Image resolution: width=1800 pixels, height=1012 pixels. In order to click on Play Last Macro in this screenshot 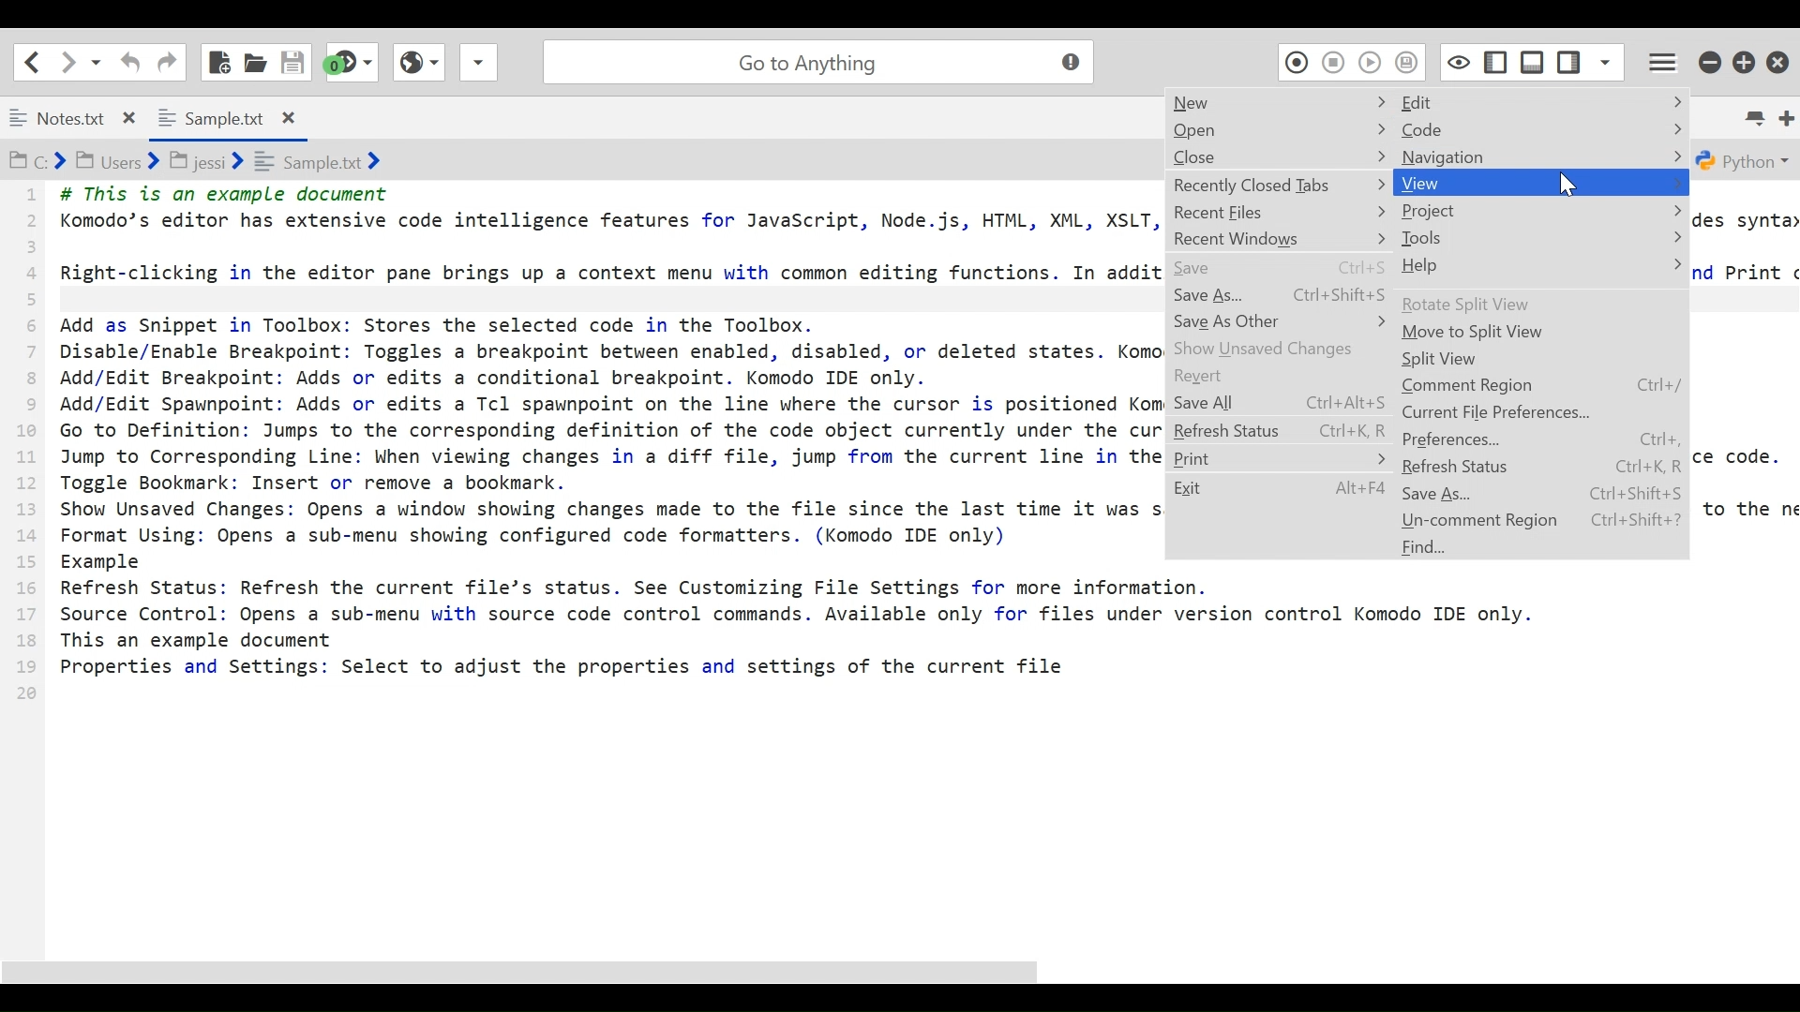, I will do `click(1371, 62)`.